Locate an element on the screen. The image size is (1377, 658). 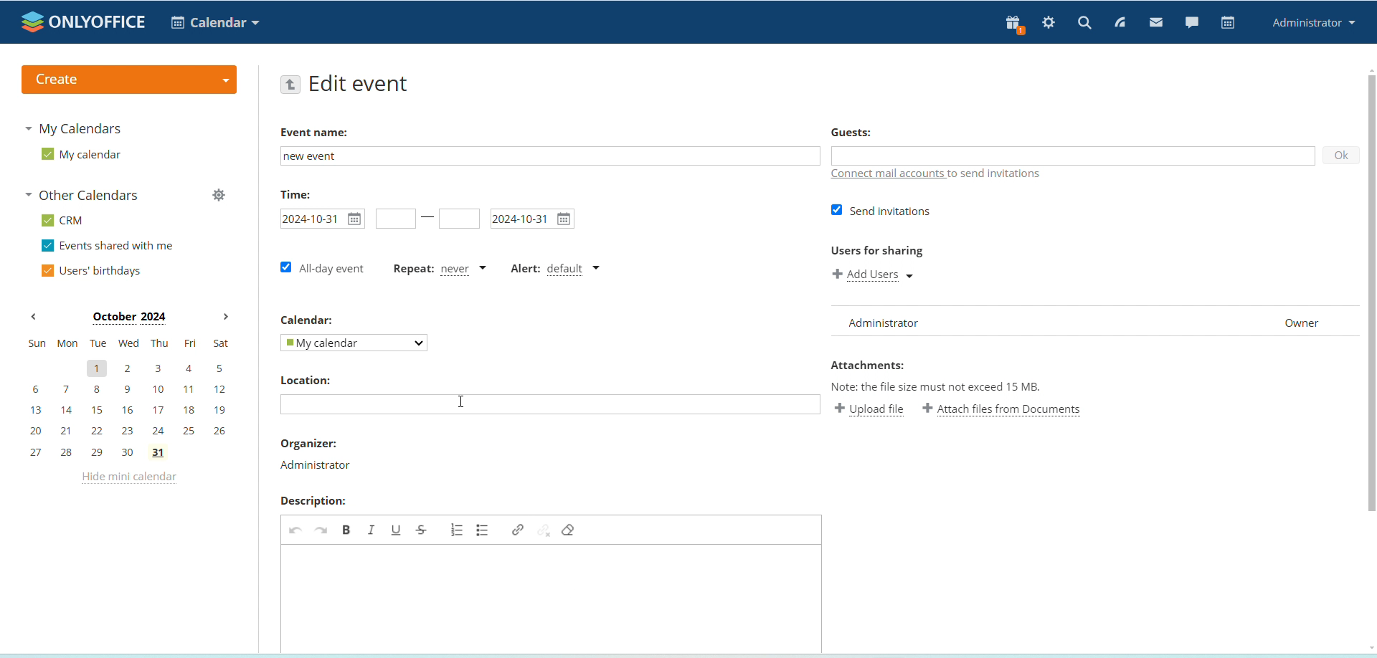
attach file from documents is located at coordinates (1003, 409).